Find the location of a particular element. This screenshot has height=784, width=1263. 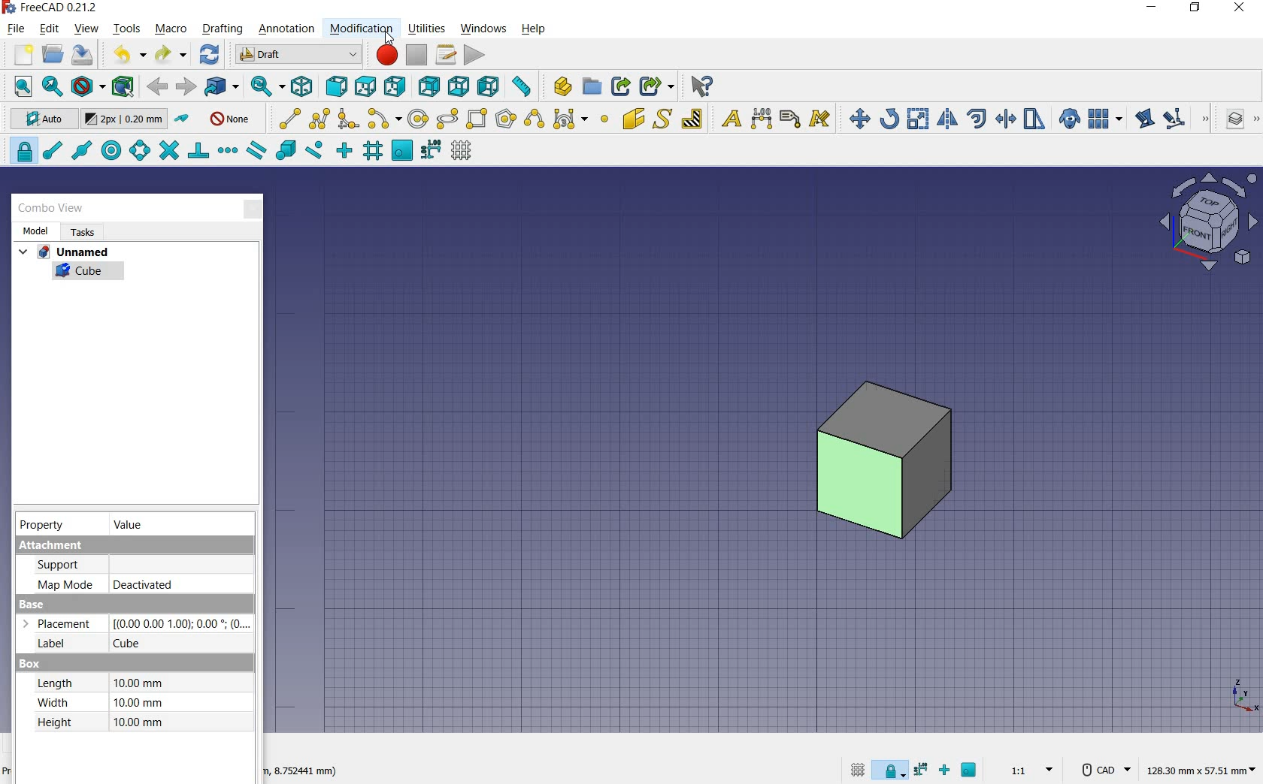

scale is located at coordinates (919, 118).